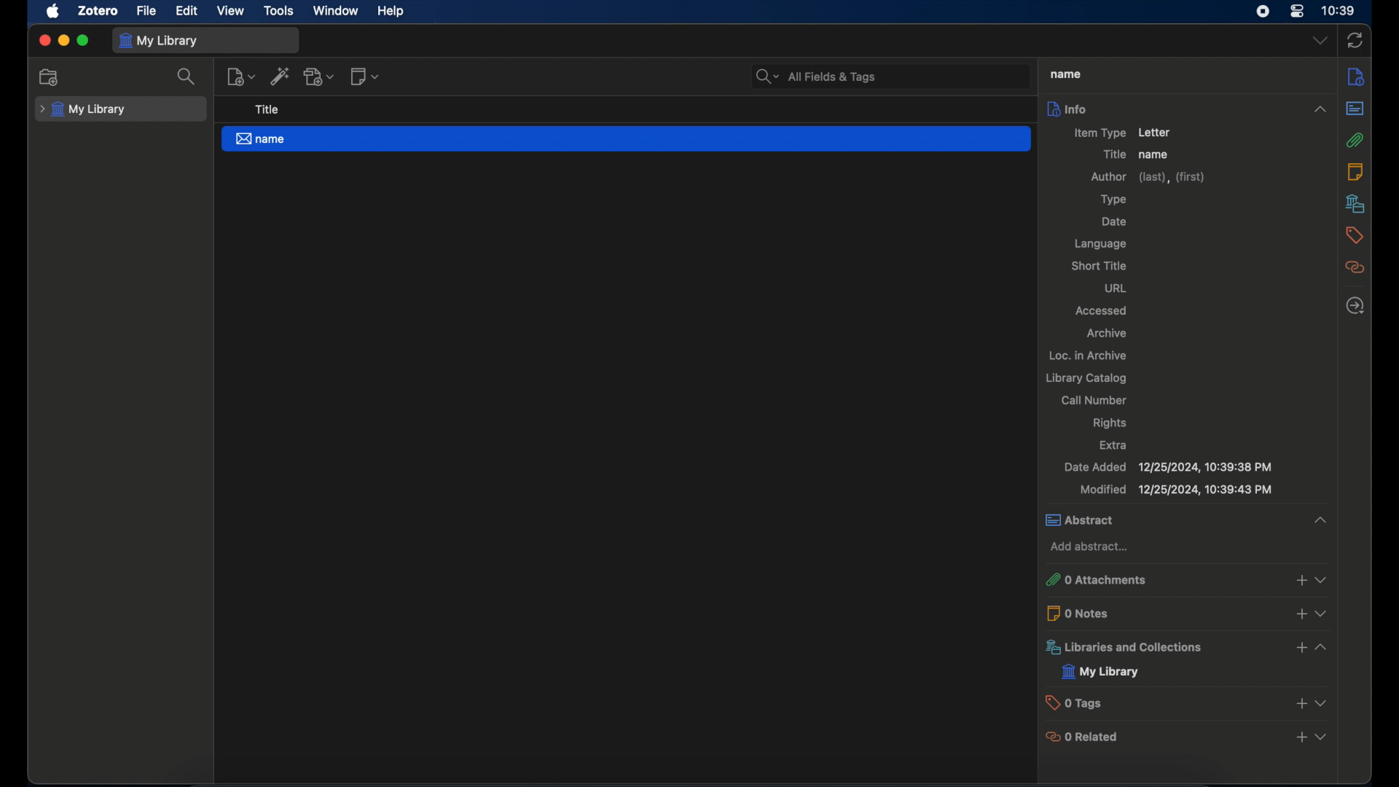 The image size is (1399, 787). What do you see at coordinates (1355, 203) in the screenshot?
I see `libraries` at bounding box center [1355, 203].